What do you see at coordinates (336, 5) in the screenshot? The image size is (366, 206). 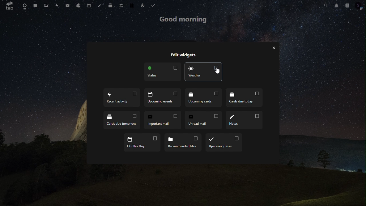 I see `notification` at bounding box center [336, 5].